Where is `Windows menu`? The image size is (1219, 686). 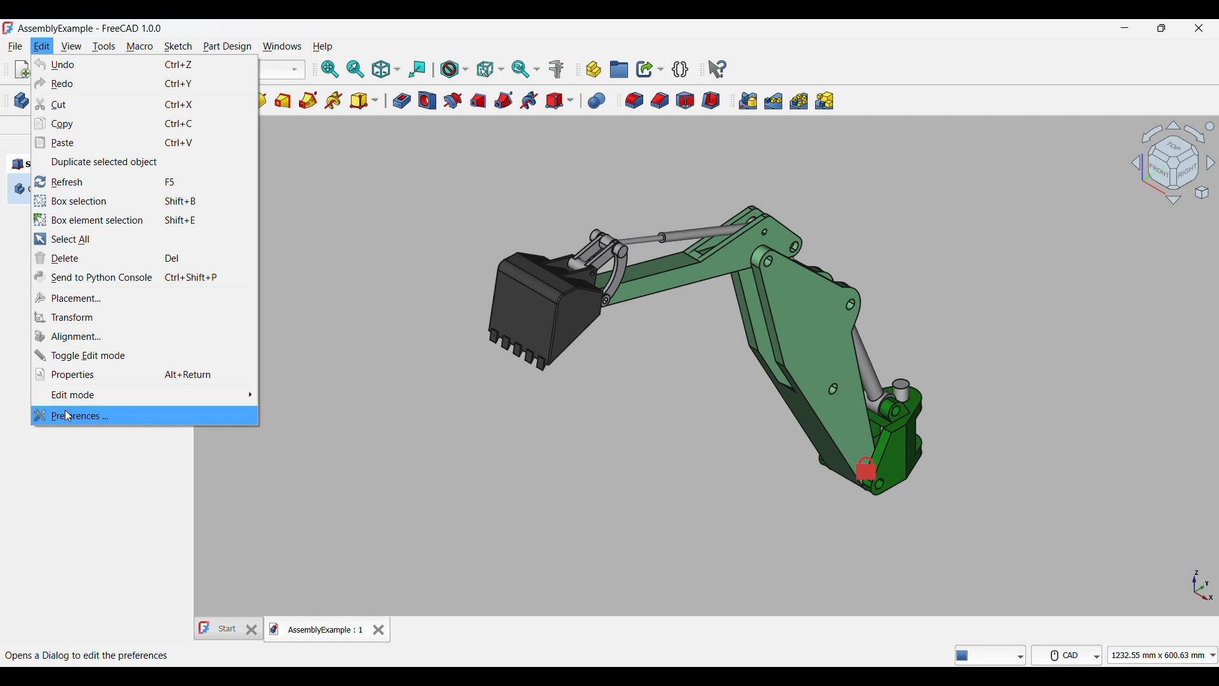 Windows menu is located at coordinates (282, 47).